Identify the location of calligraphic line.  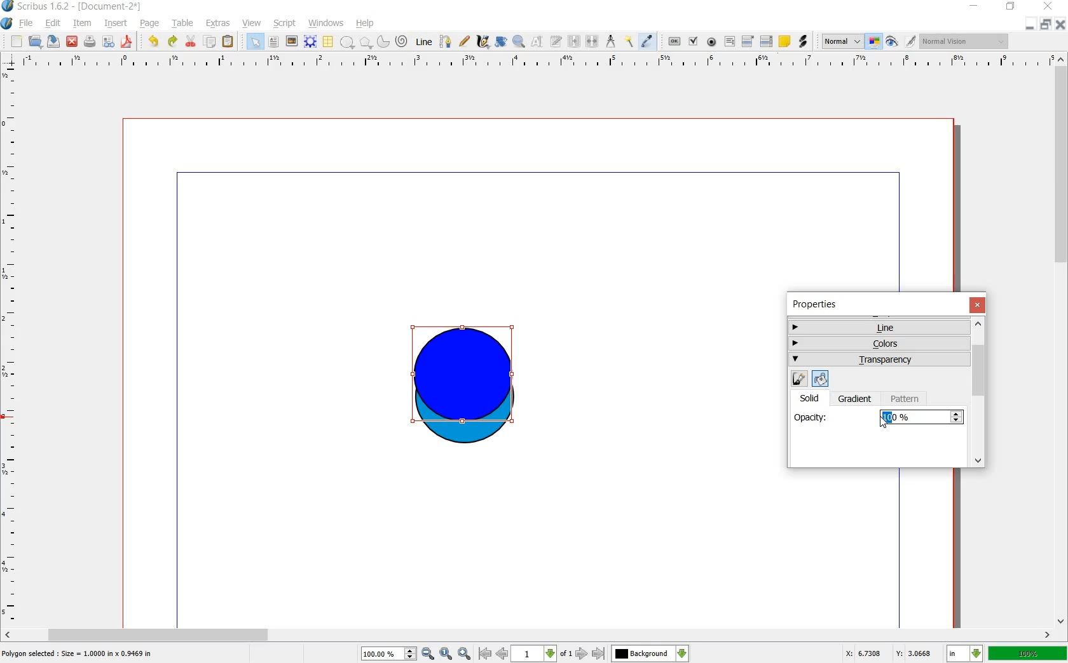
(483, 43).